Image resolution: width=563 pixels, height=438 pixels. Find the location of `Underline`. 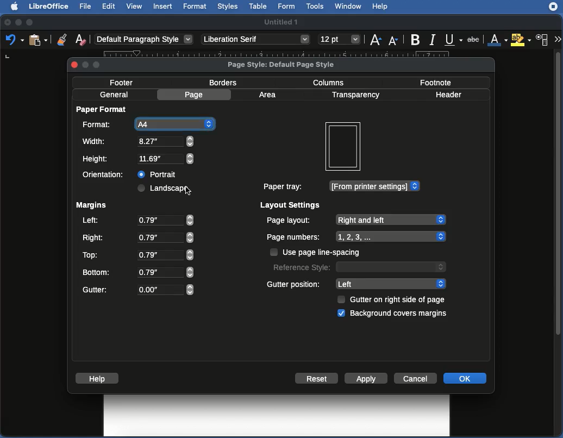

Underline is located at coordinates (452, 39).